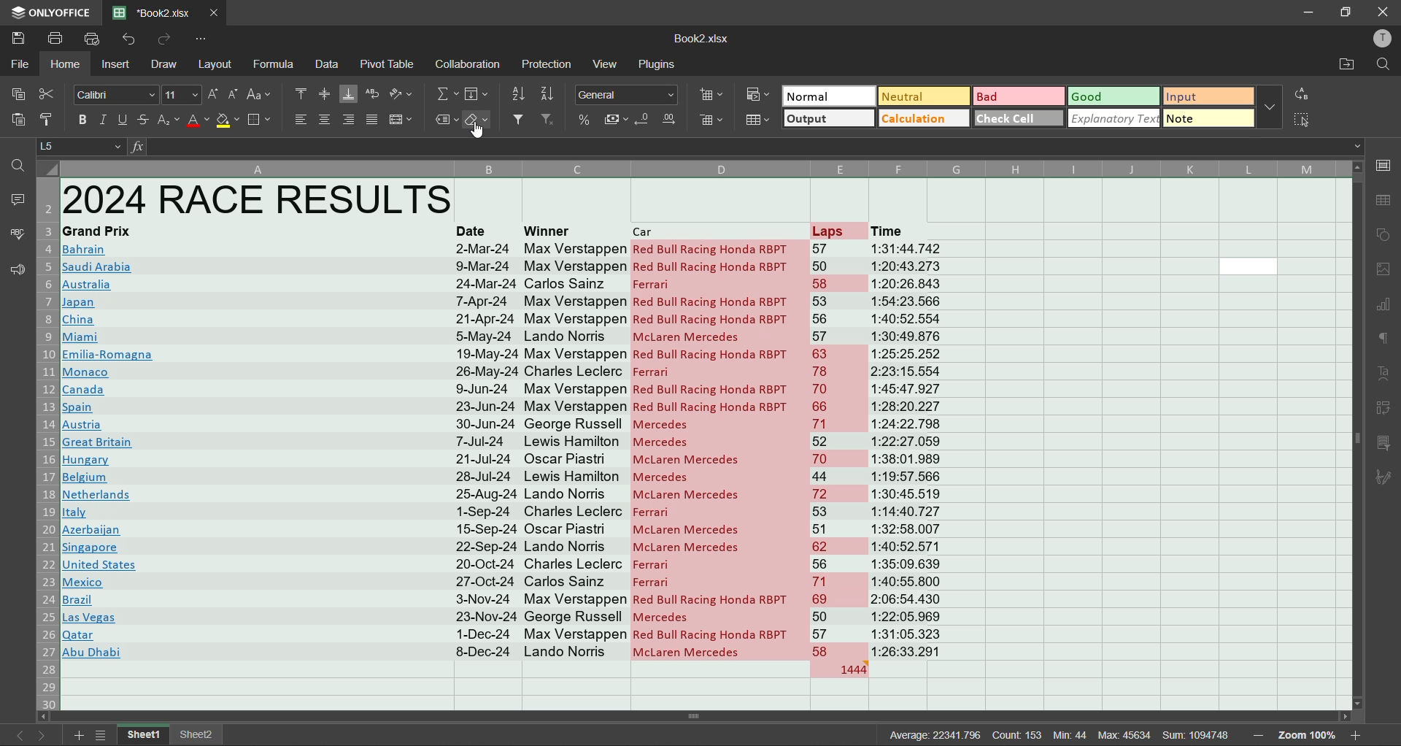  I want to click on calculation, so click(922, 119).